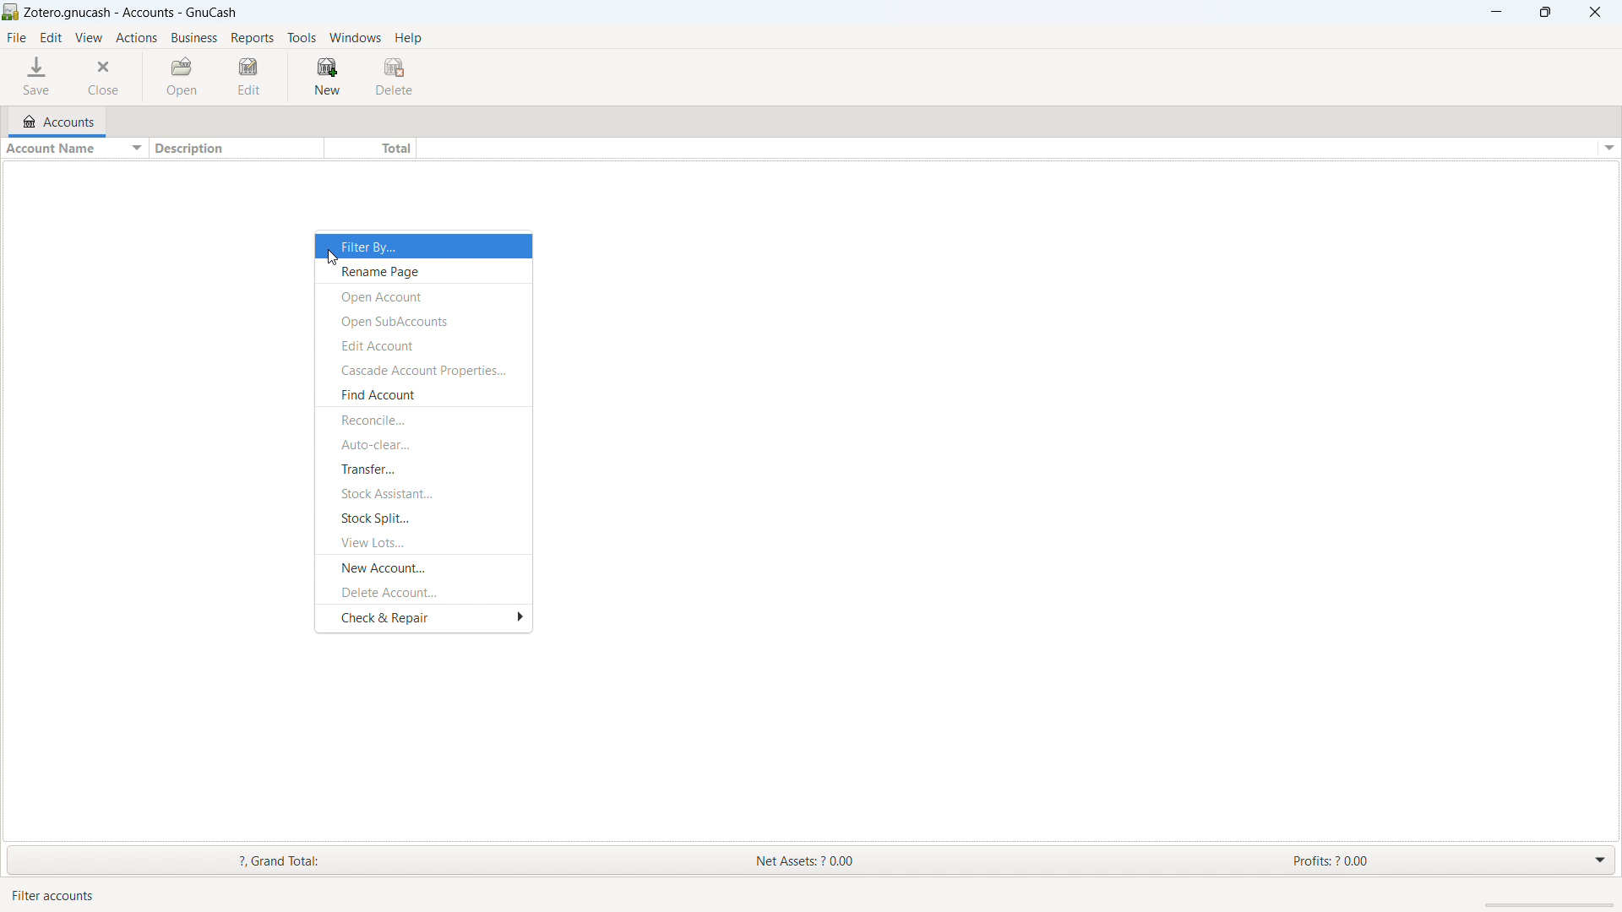 The height and width of the screenshot is (912, 1622). What do you see at coordinates (424, 621) in the screenshot?
I see `check & repair` at bounding box center [424, 621].